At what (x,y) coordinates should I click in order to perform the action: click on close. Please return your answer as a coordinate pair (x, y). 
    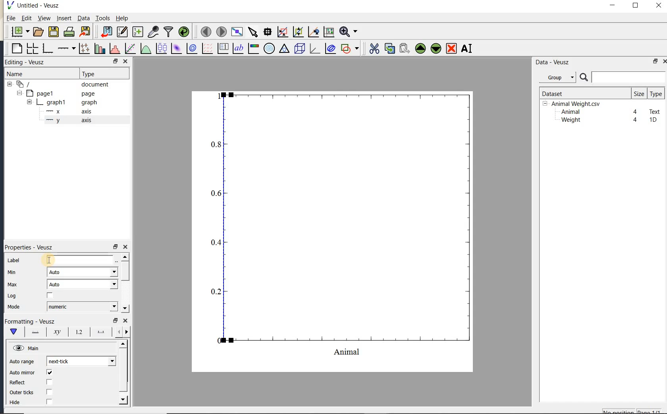
    Looking at the image, I should click on (664, 61).